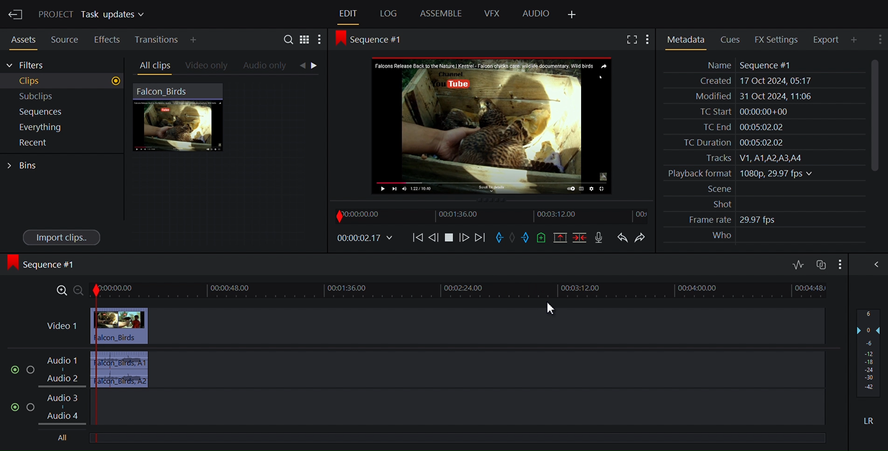  Describe the element at coordinates (305, 39) in the screenshot. I see `Toggle between list and tile view` at that location.